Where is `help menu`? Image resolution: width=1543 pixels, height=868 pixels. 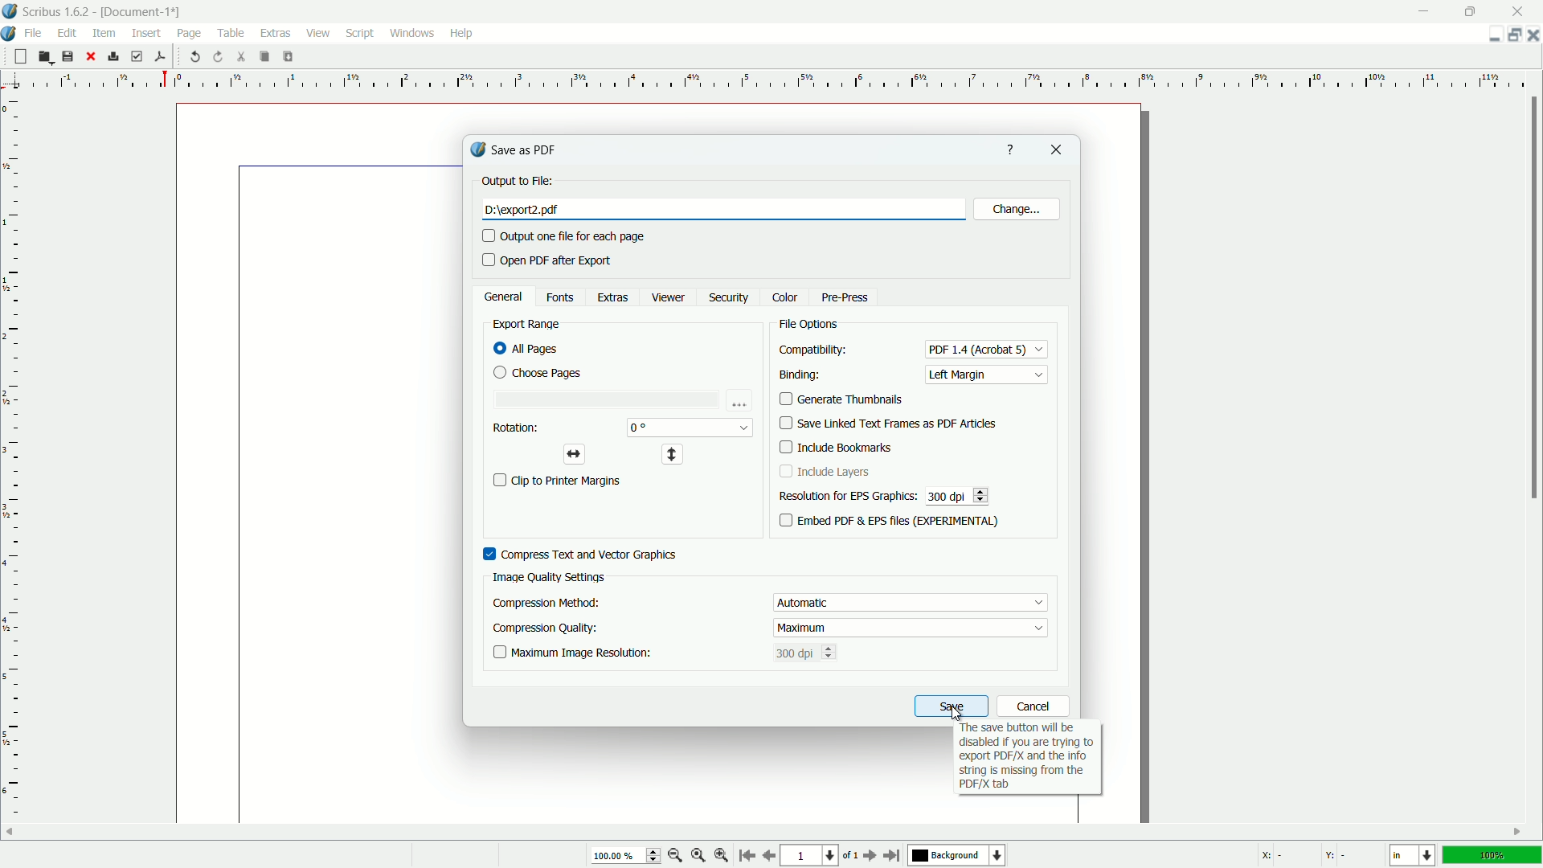 help menu is located at coordinates (460, 34).